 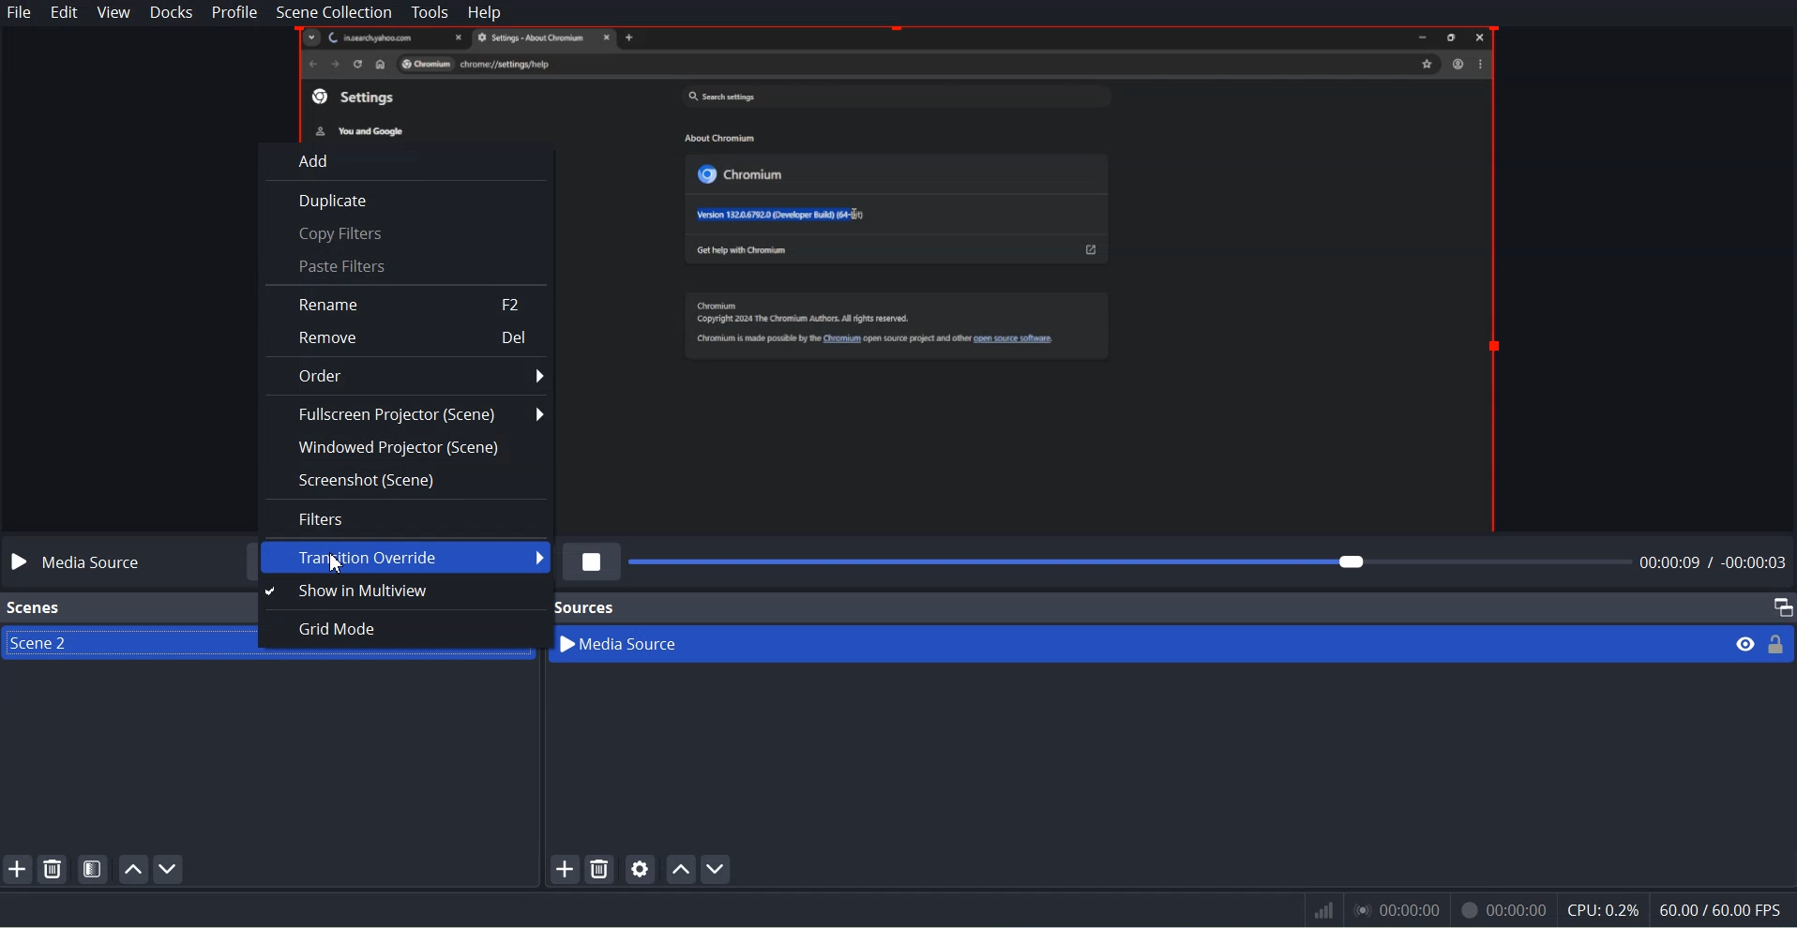 I want to click on File Preview window, so click(x=1036, y=278).